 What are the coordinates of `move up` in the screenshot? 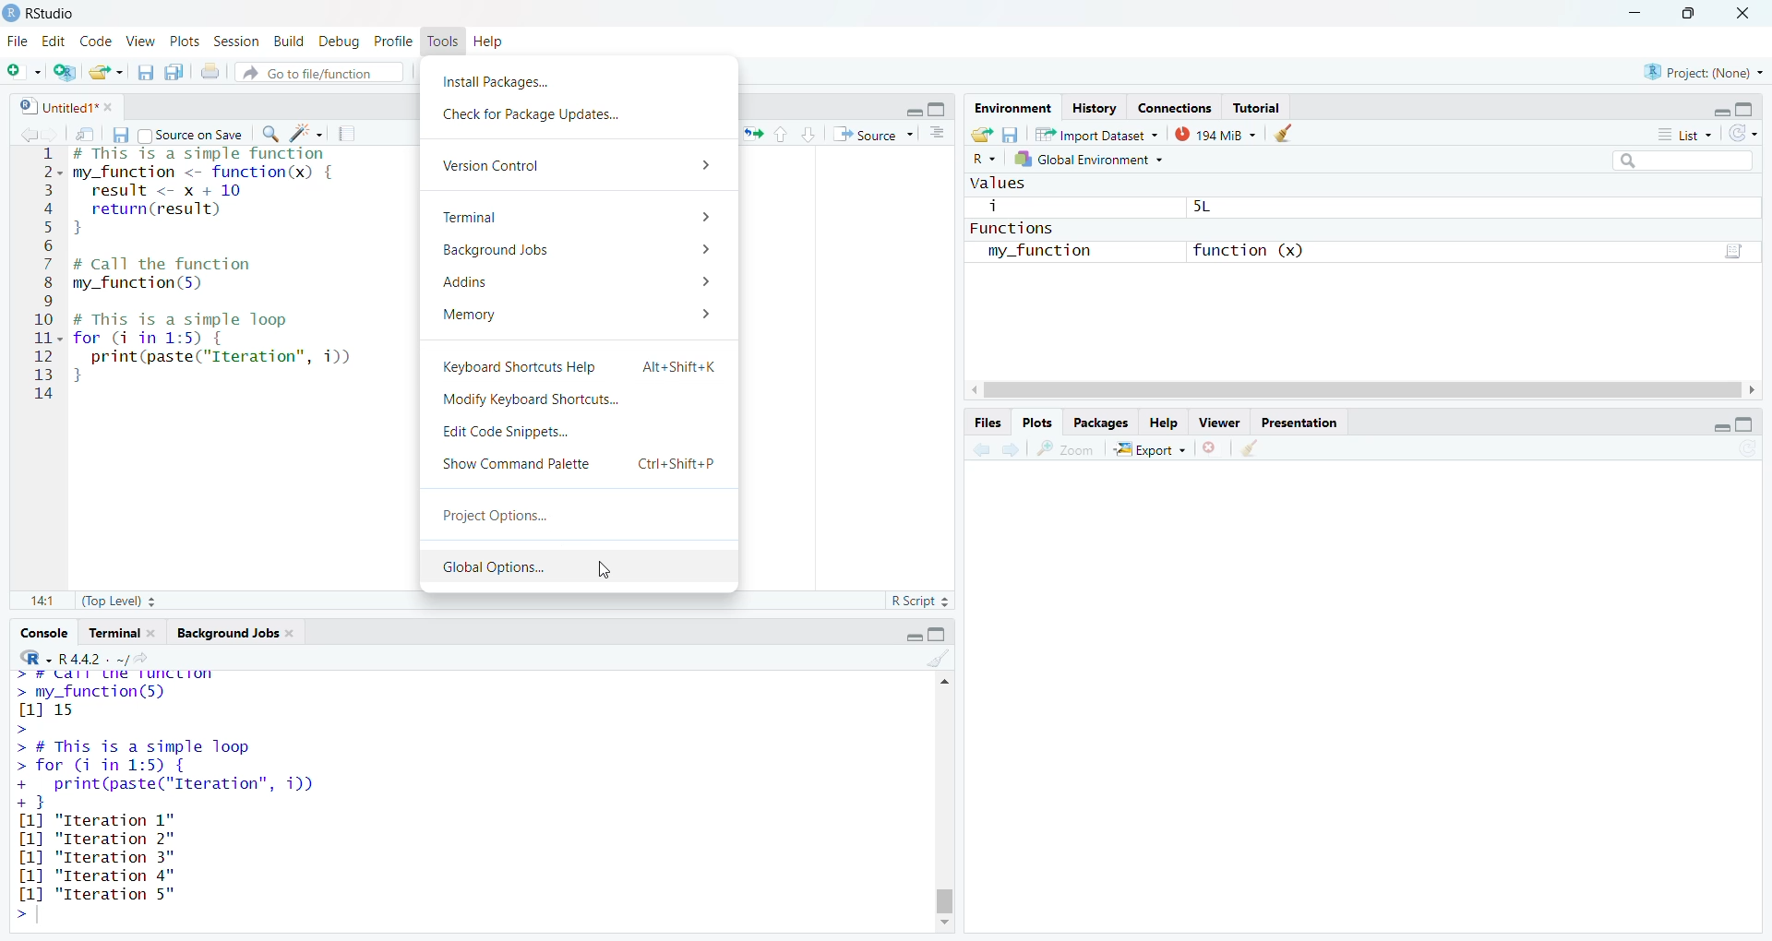 It's located at (941, 683).